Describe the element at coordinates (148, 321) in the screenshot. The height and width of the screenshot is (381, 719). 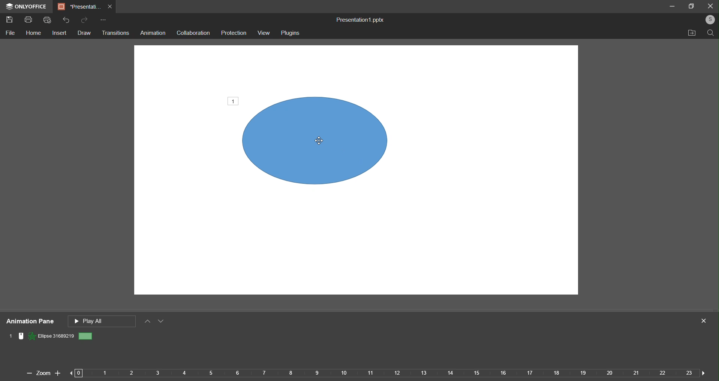
I see `move up` at that location.